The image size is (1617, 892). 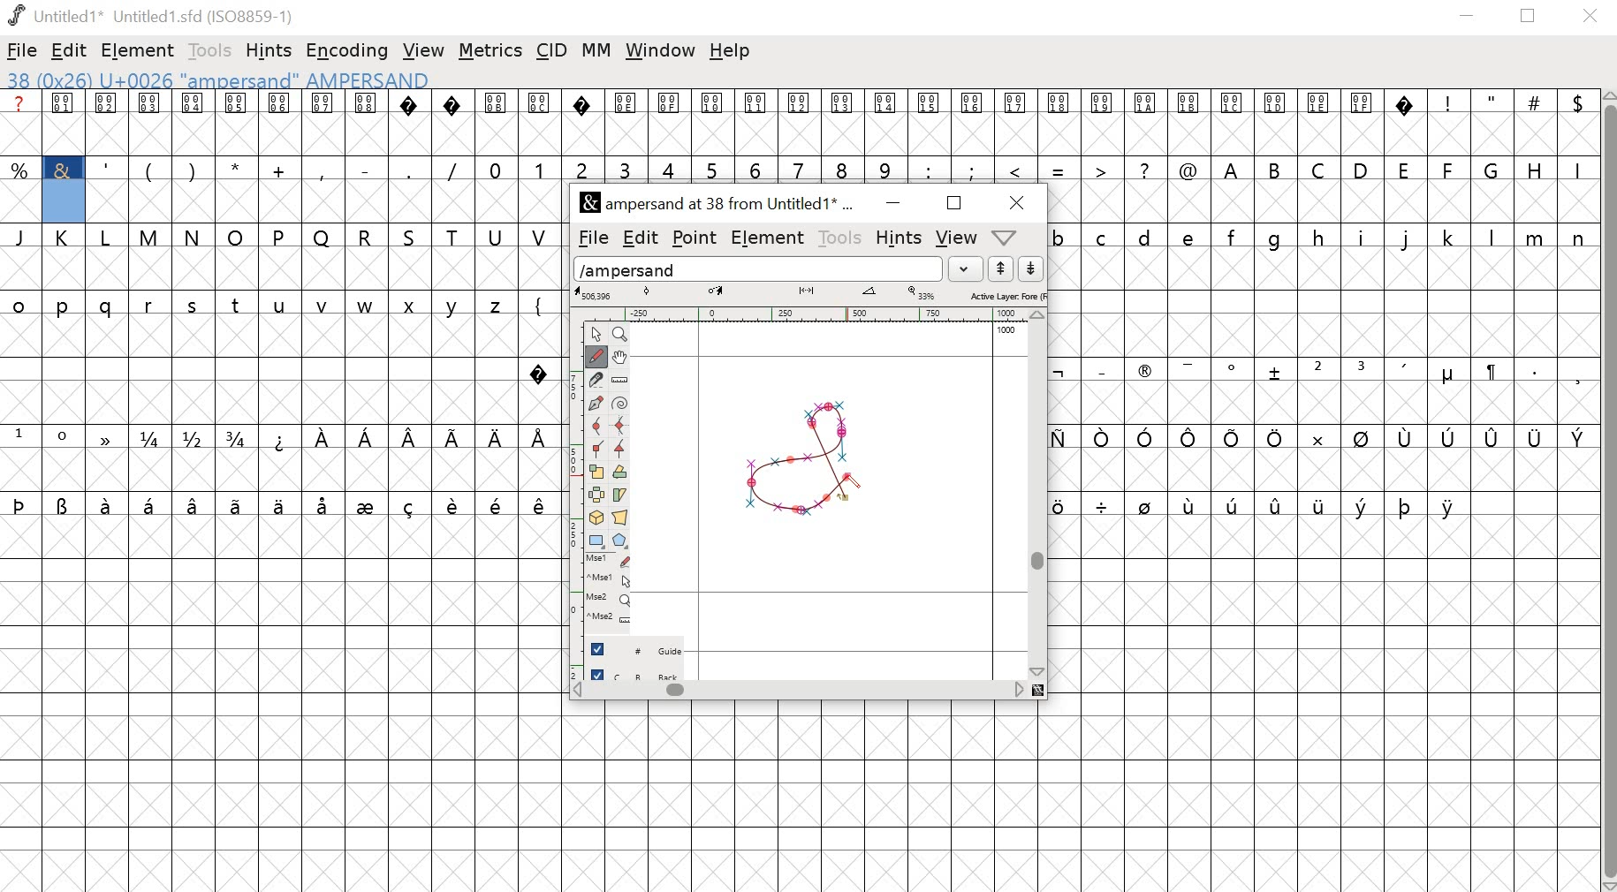 I want to click on 000E, so click(x=626, y=123).